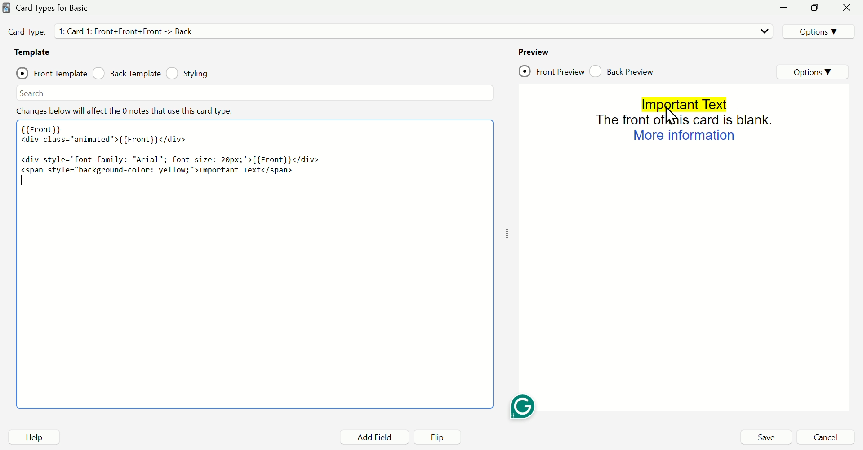 This screenshot has width=863, height=450. Describe the element at coordinates (823, 437) in the screenshot. I see `Cancel` at that location.